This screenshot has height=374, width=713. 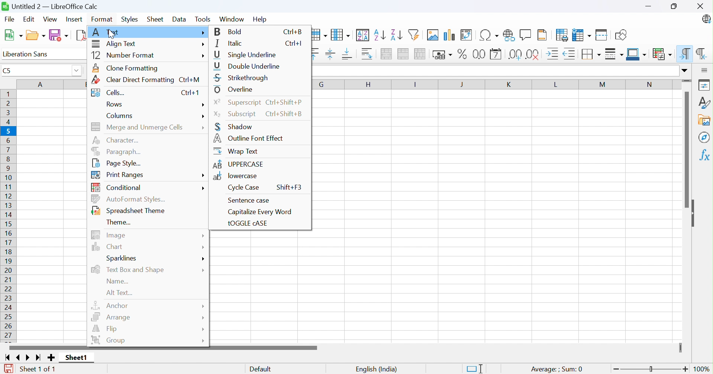 What do you see at coordinates (704, 138) in the screenshot?
I see `Navigator` at bounding box center [704, 138].